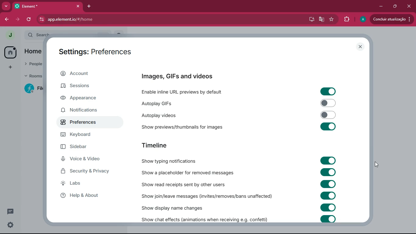  I want to click on favourite, so click(332, 19).